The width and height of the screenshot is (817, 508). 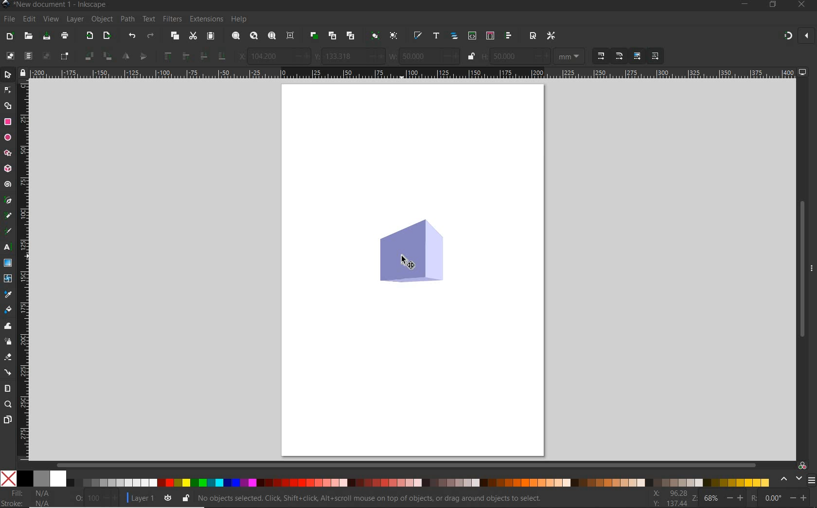 What do you see at coordinates (173, 19) in the screenshot?
I see `filters` at bounding box center [173, 19].